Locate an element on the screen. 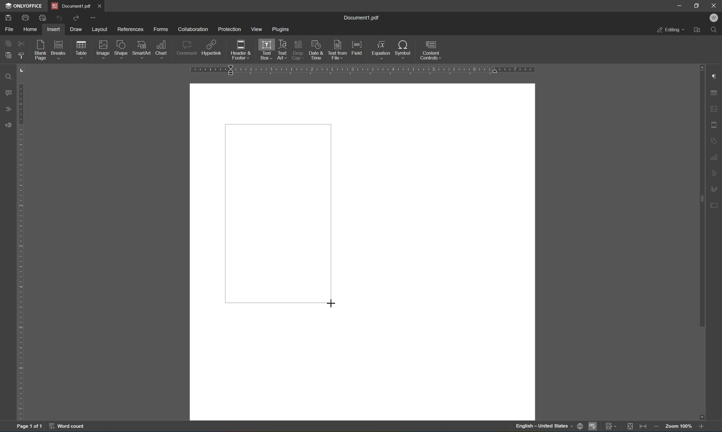  breaks is located at coordinates (60, 49).